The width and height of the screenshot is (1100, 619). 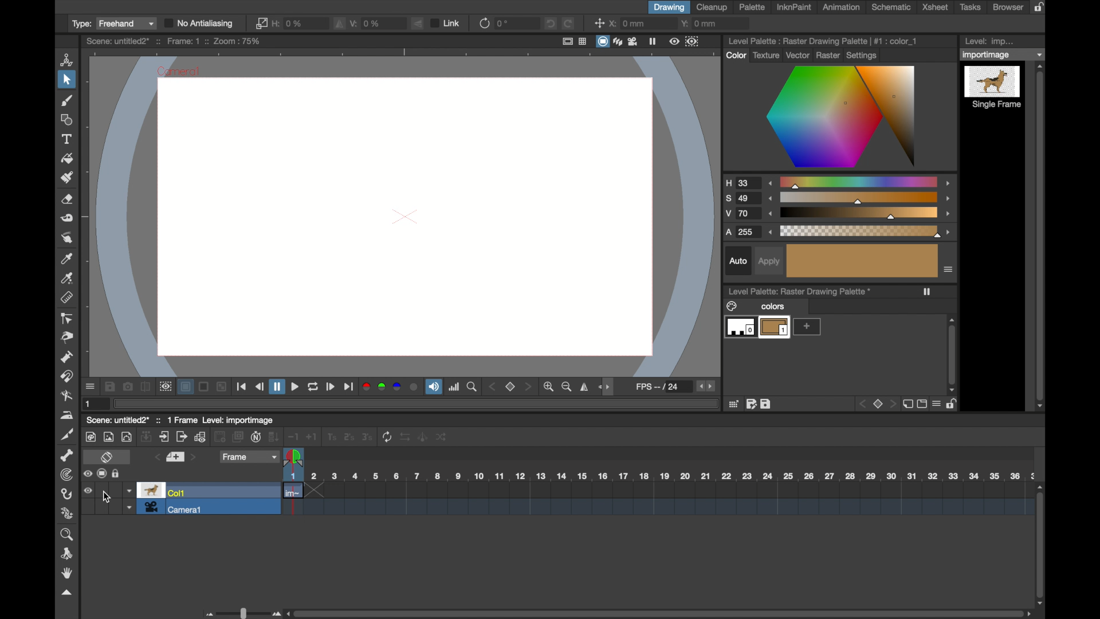 What do you see at coordinates (993, 88) in the screenshot?
I see `level` at bounding box center [993, 88].